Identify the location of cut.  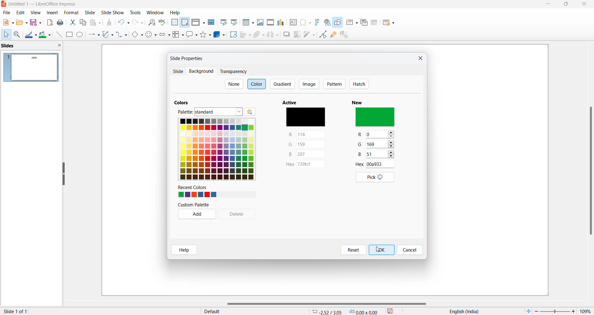
(73, 22).